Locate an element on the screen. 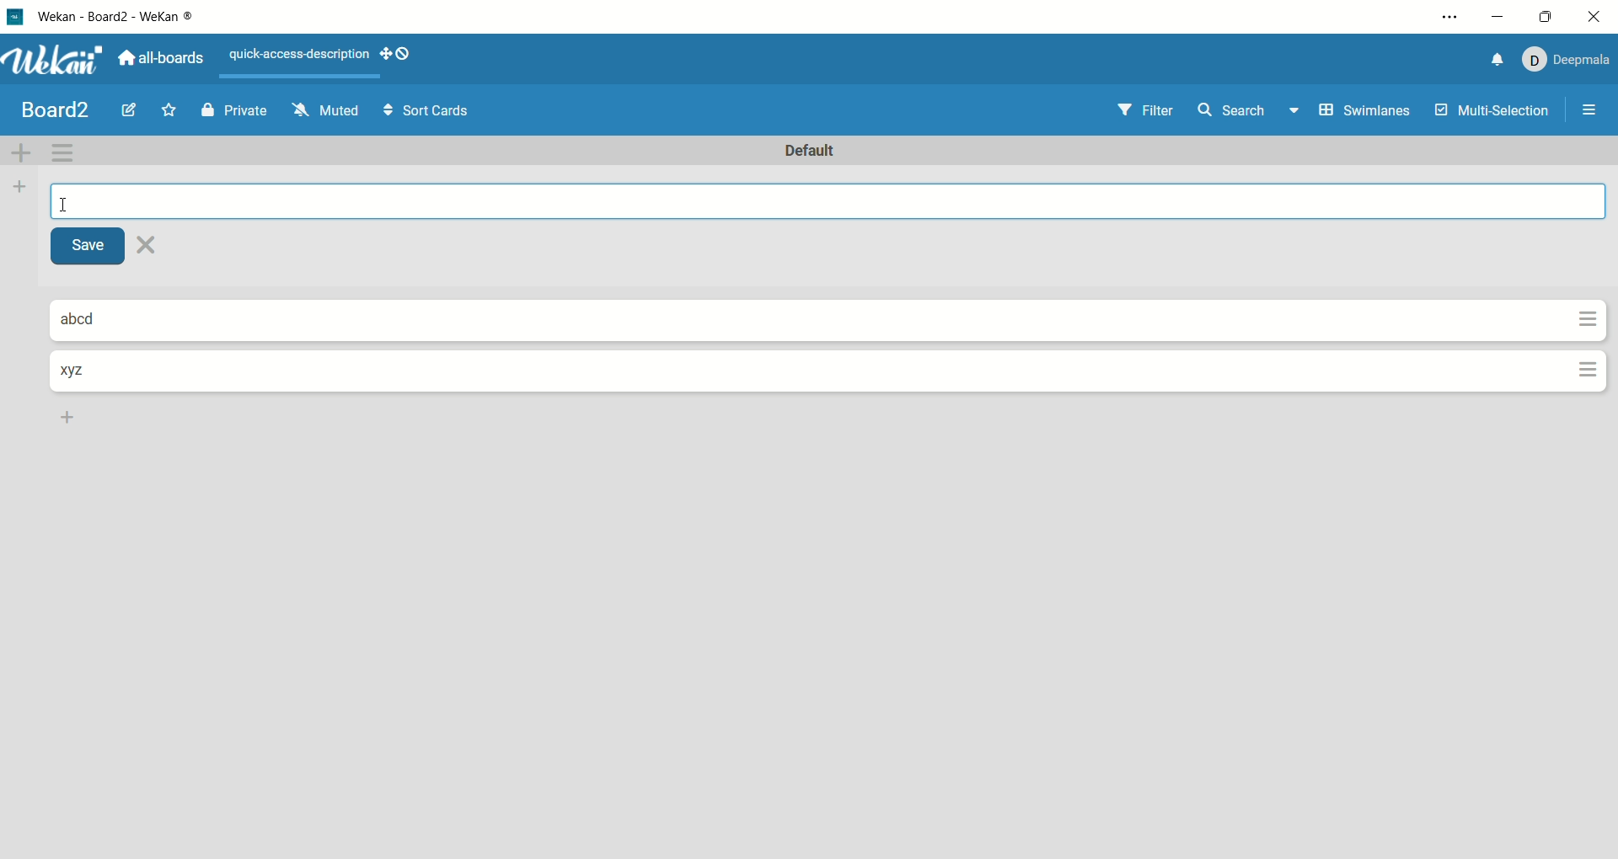 Image resolution: width=1618 pixels, height=859 pixels. add list is located at coordinates (19, 189).